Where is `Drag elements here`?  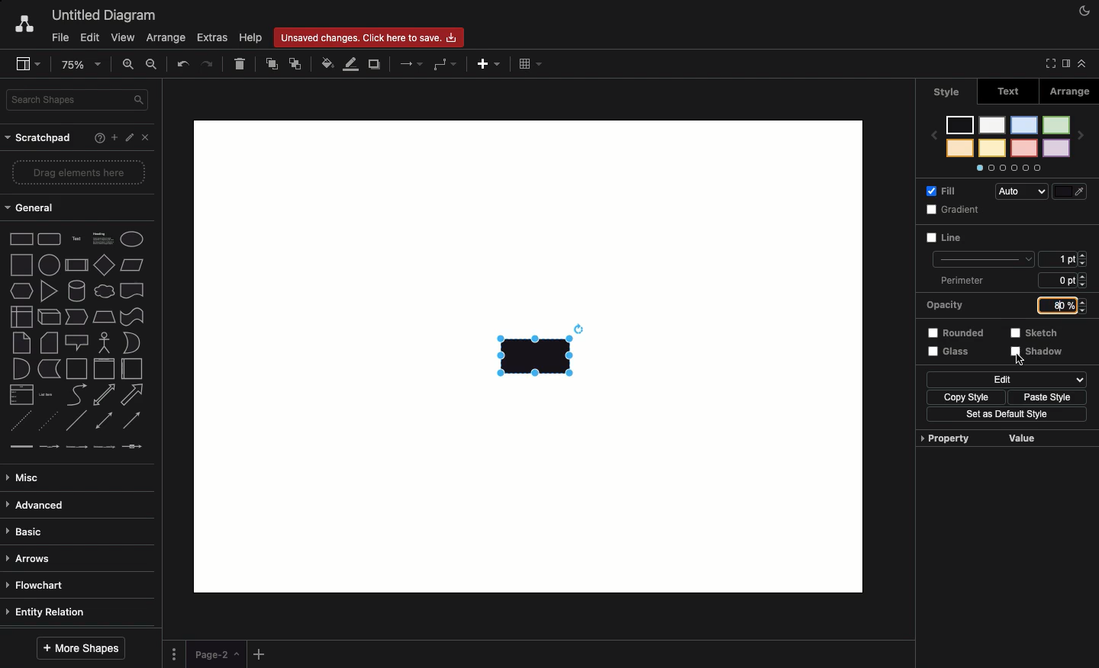
Drag elements here is located at coordinates (81, 172).